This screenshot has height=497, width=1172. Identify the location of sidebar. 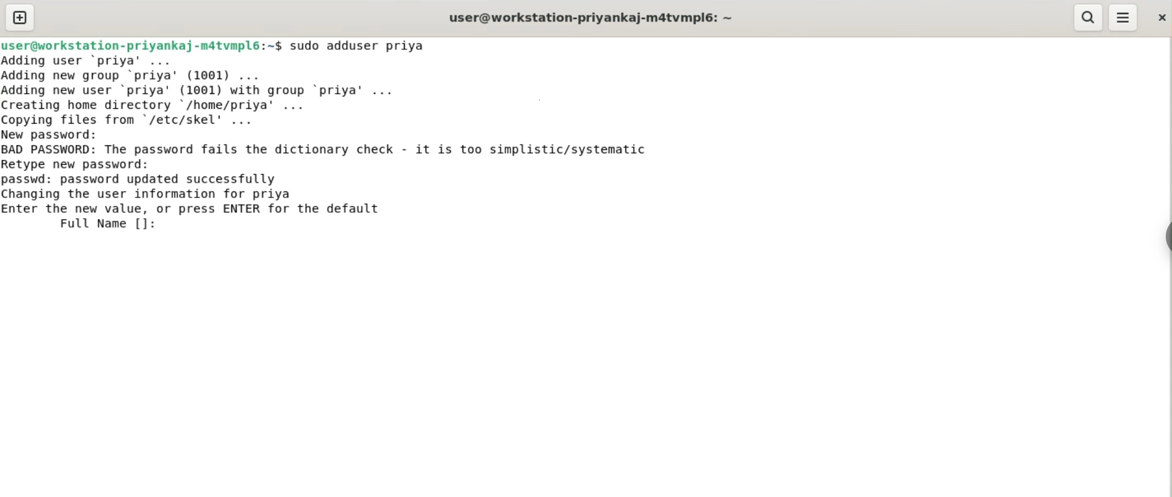
(1166, 237).